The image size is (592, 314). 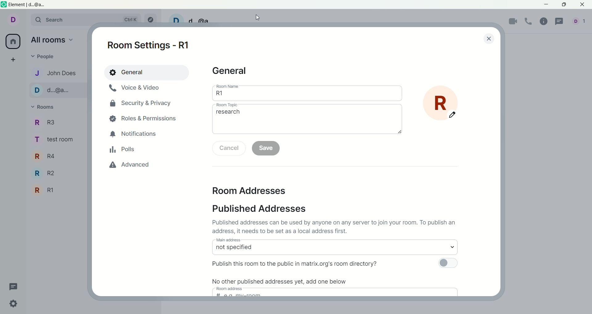 What do you see at coordinates (309, 95) in the screenshot?
I see `room name-r1` at bounding box center [309, 95].